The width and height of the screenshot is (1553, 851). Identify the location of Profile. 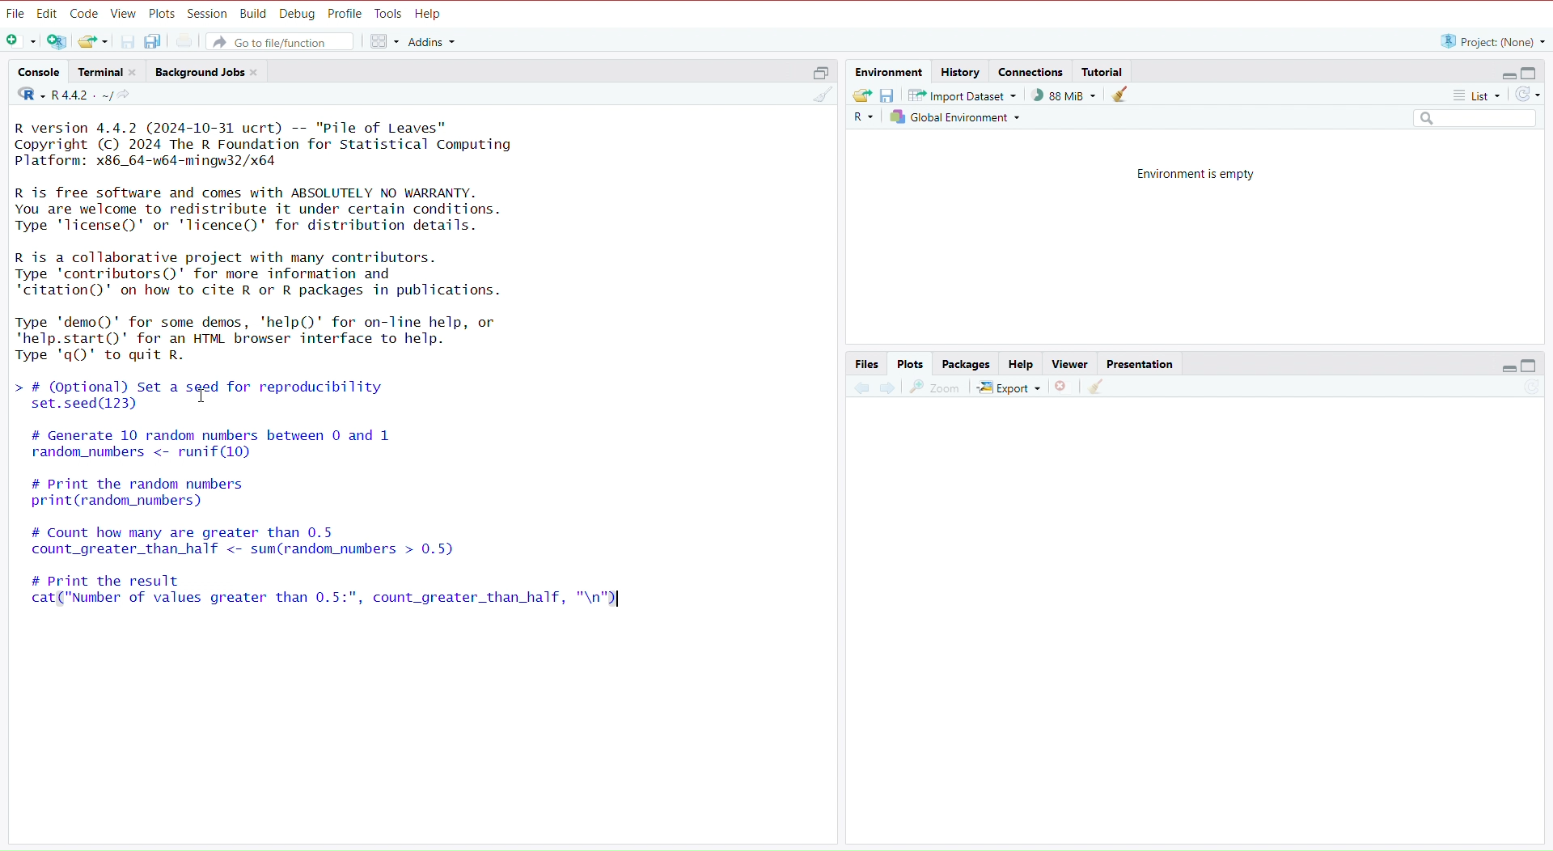
(345, 13).